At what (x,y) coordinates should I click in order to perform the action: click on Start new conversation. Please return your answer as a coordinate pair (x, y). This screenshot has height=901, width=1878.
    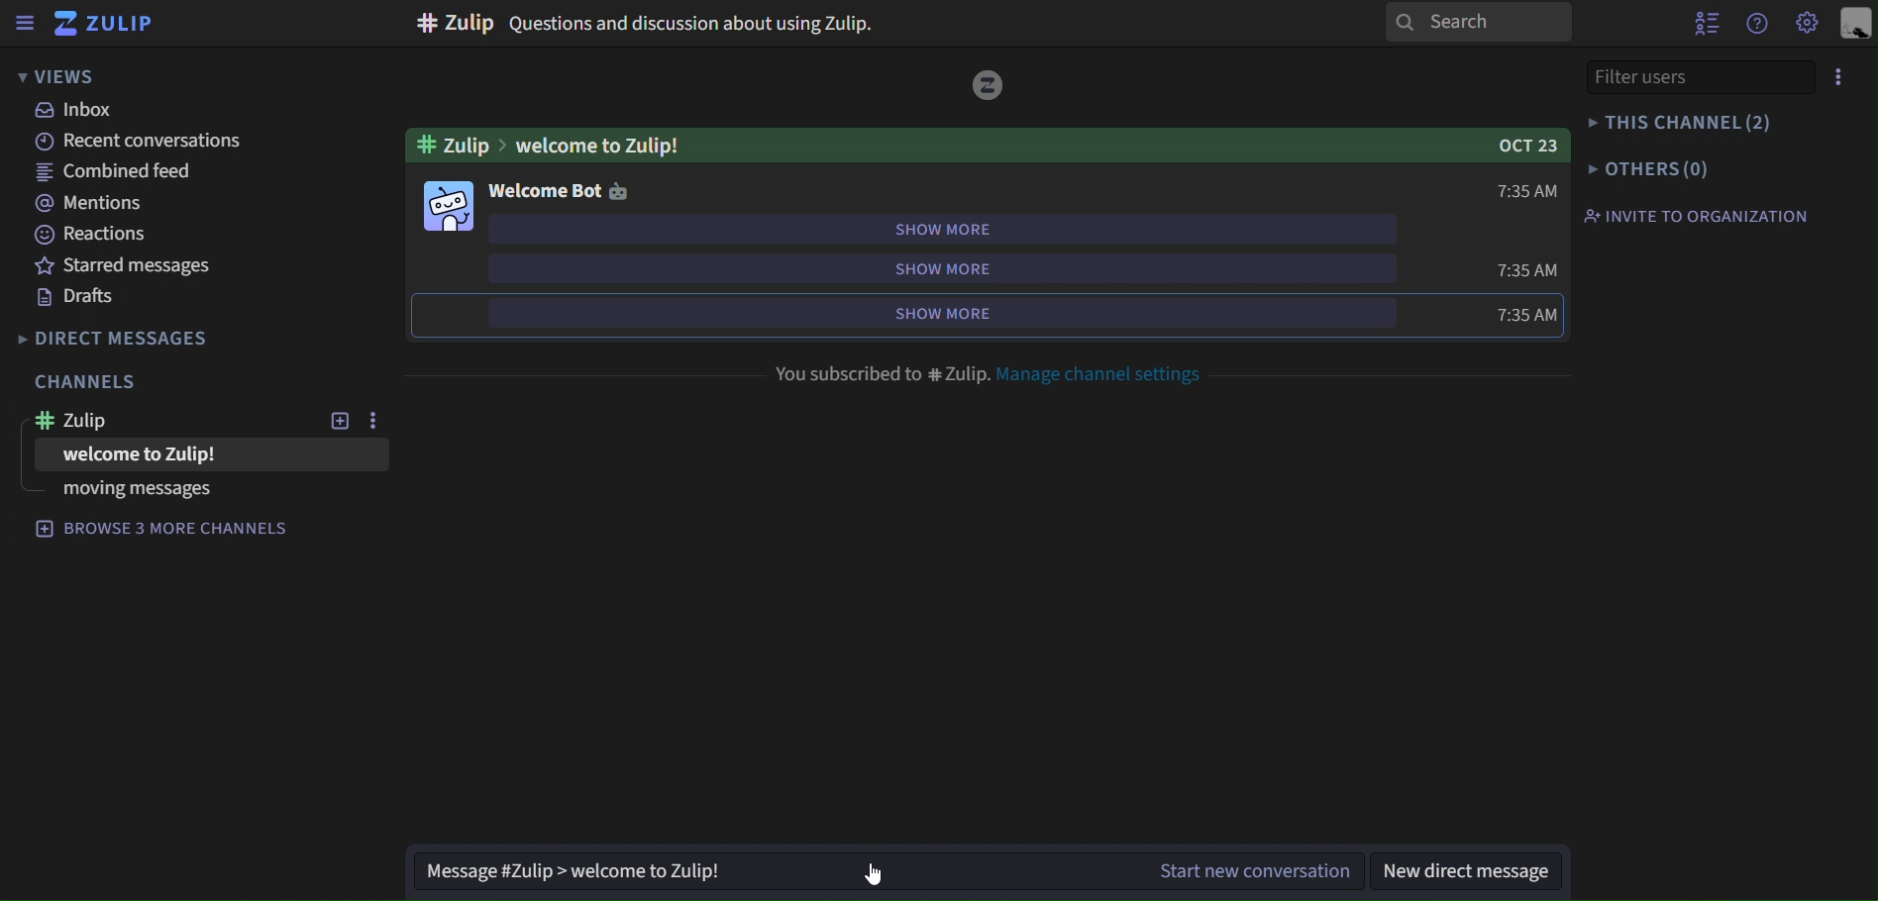
    Looking at the image, I should click on (1250, 871).